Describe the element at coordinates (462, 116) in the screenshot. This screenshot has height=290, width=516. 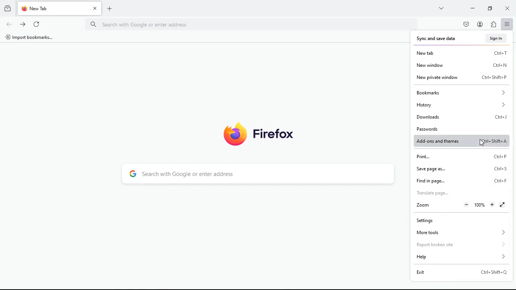
I see `downloads` at that location.